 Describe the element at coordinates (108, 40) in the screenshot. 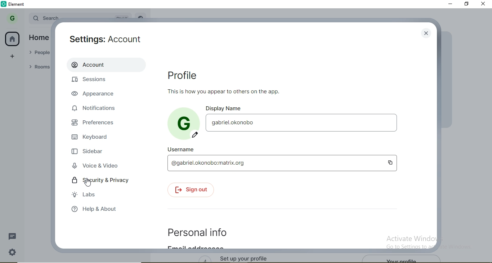

I see `Settings: Account` at that location.